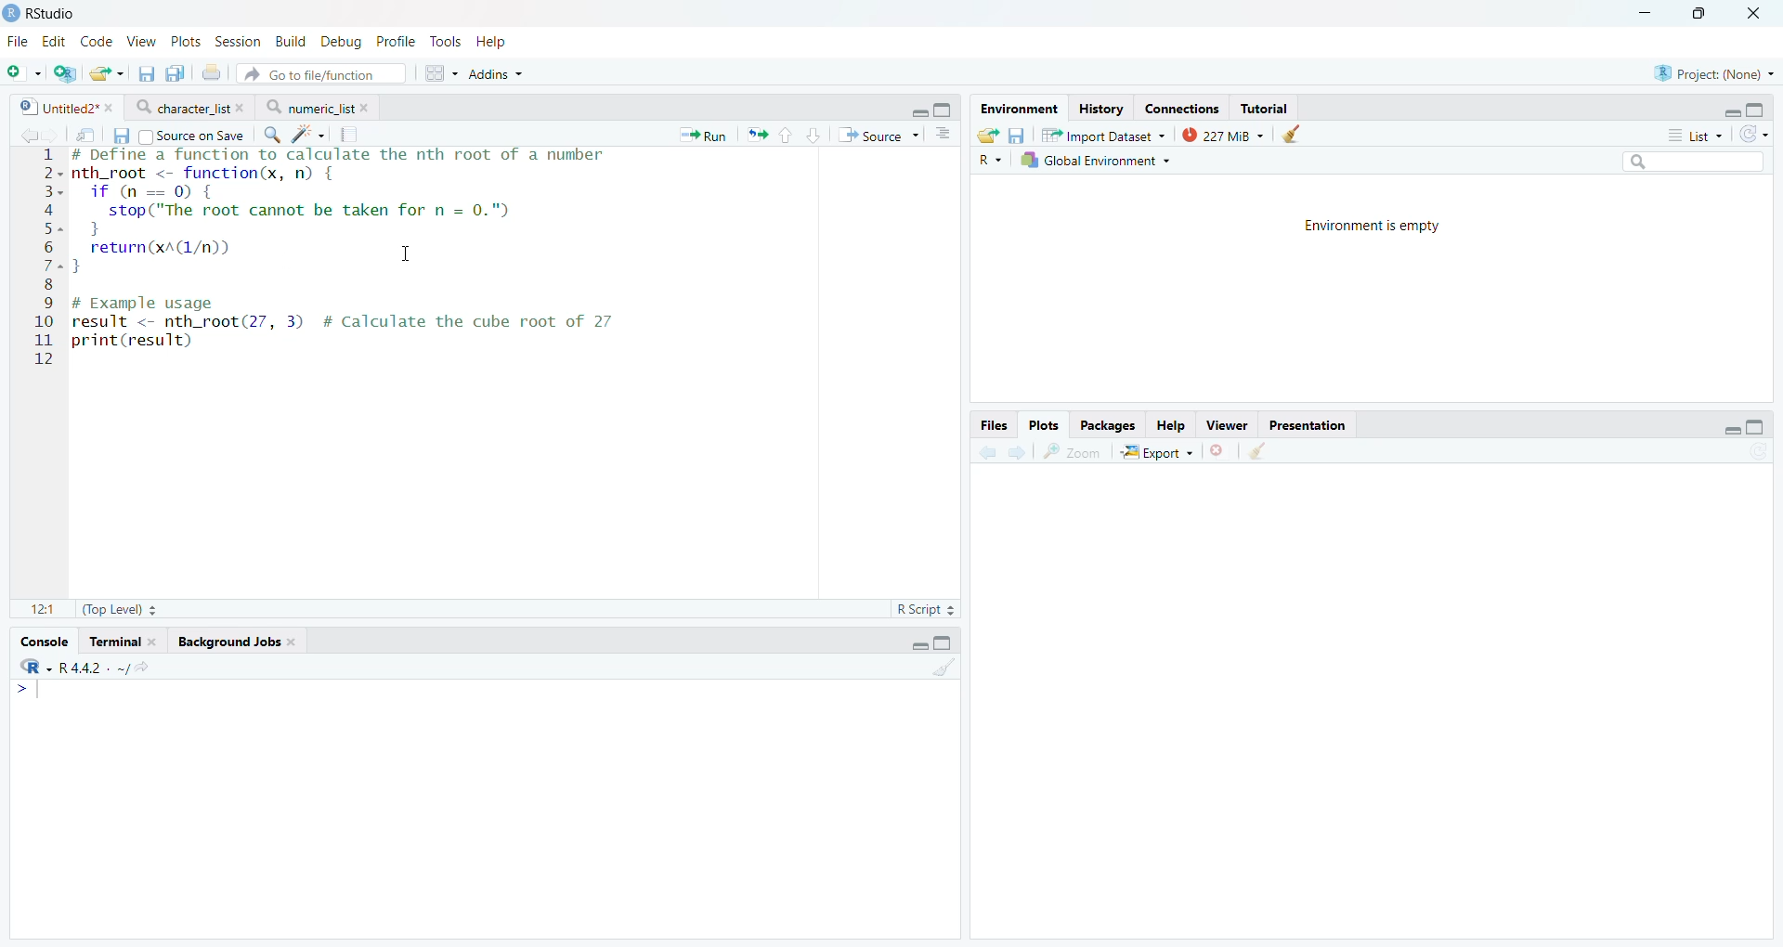 The image size is (1783, 947). I want to click on R Script, so click(927, 610).